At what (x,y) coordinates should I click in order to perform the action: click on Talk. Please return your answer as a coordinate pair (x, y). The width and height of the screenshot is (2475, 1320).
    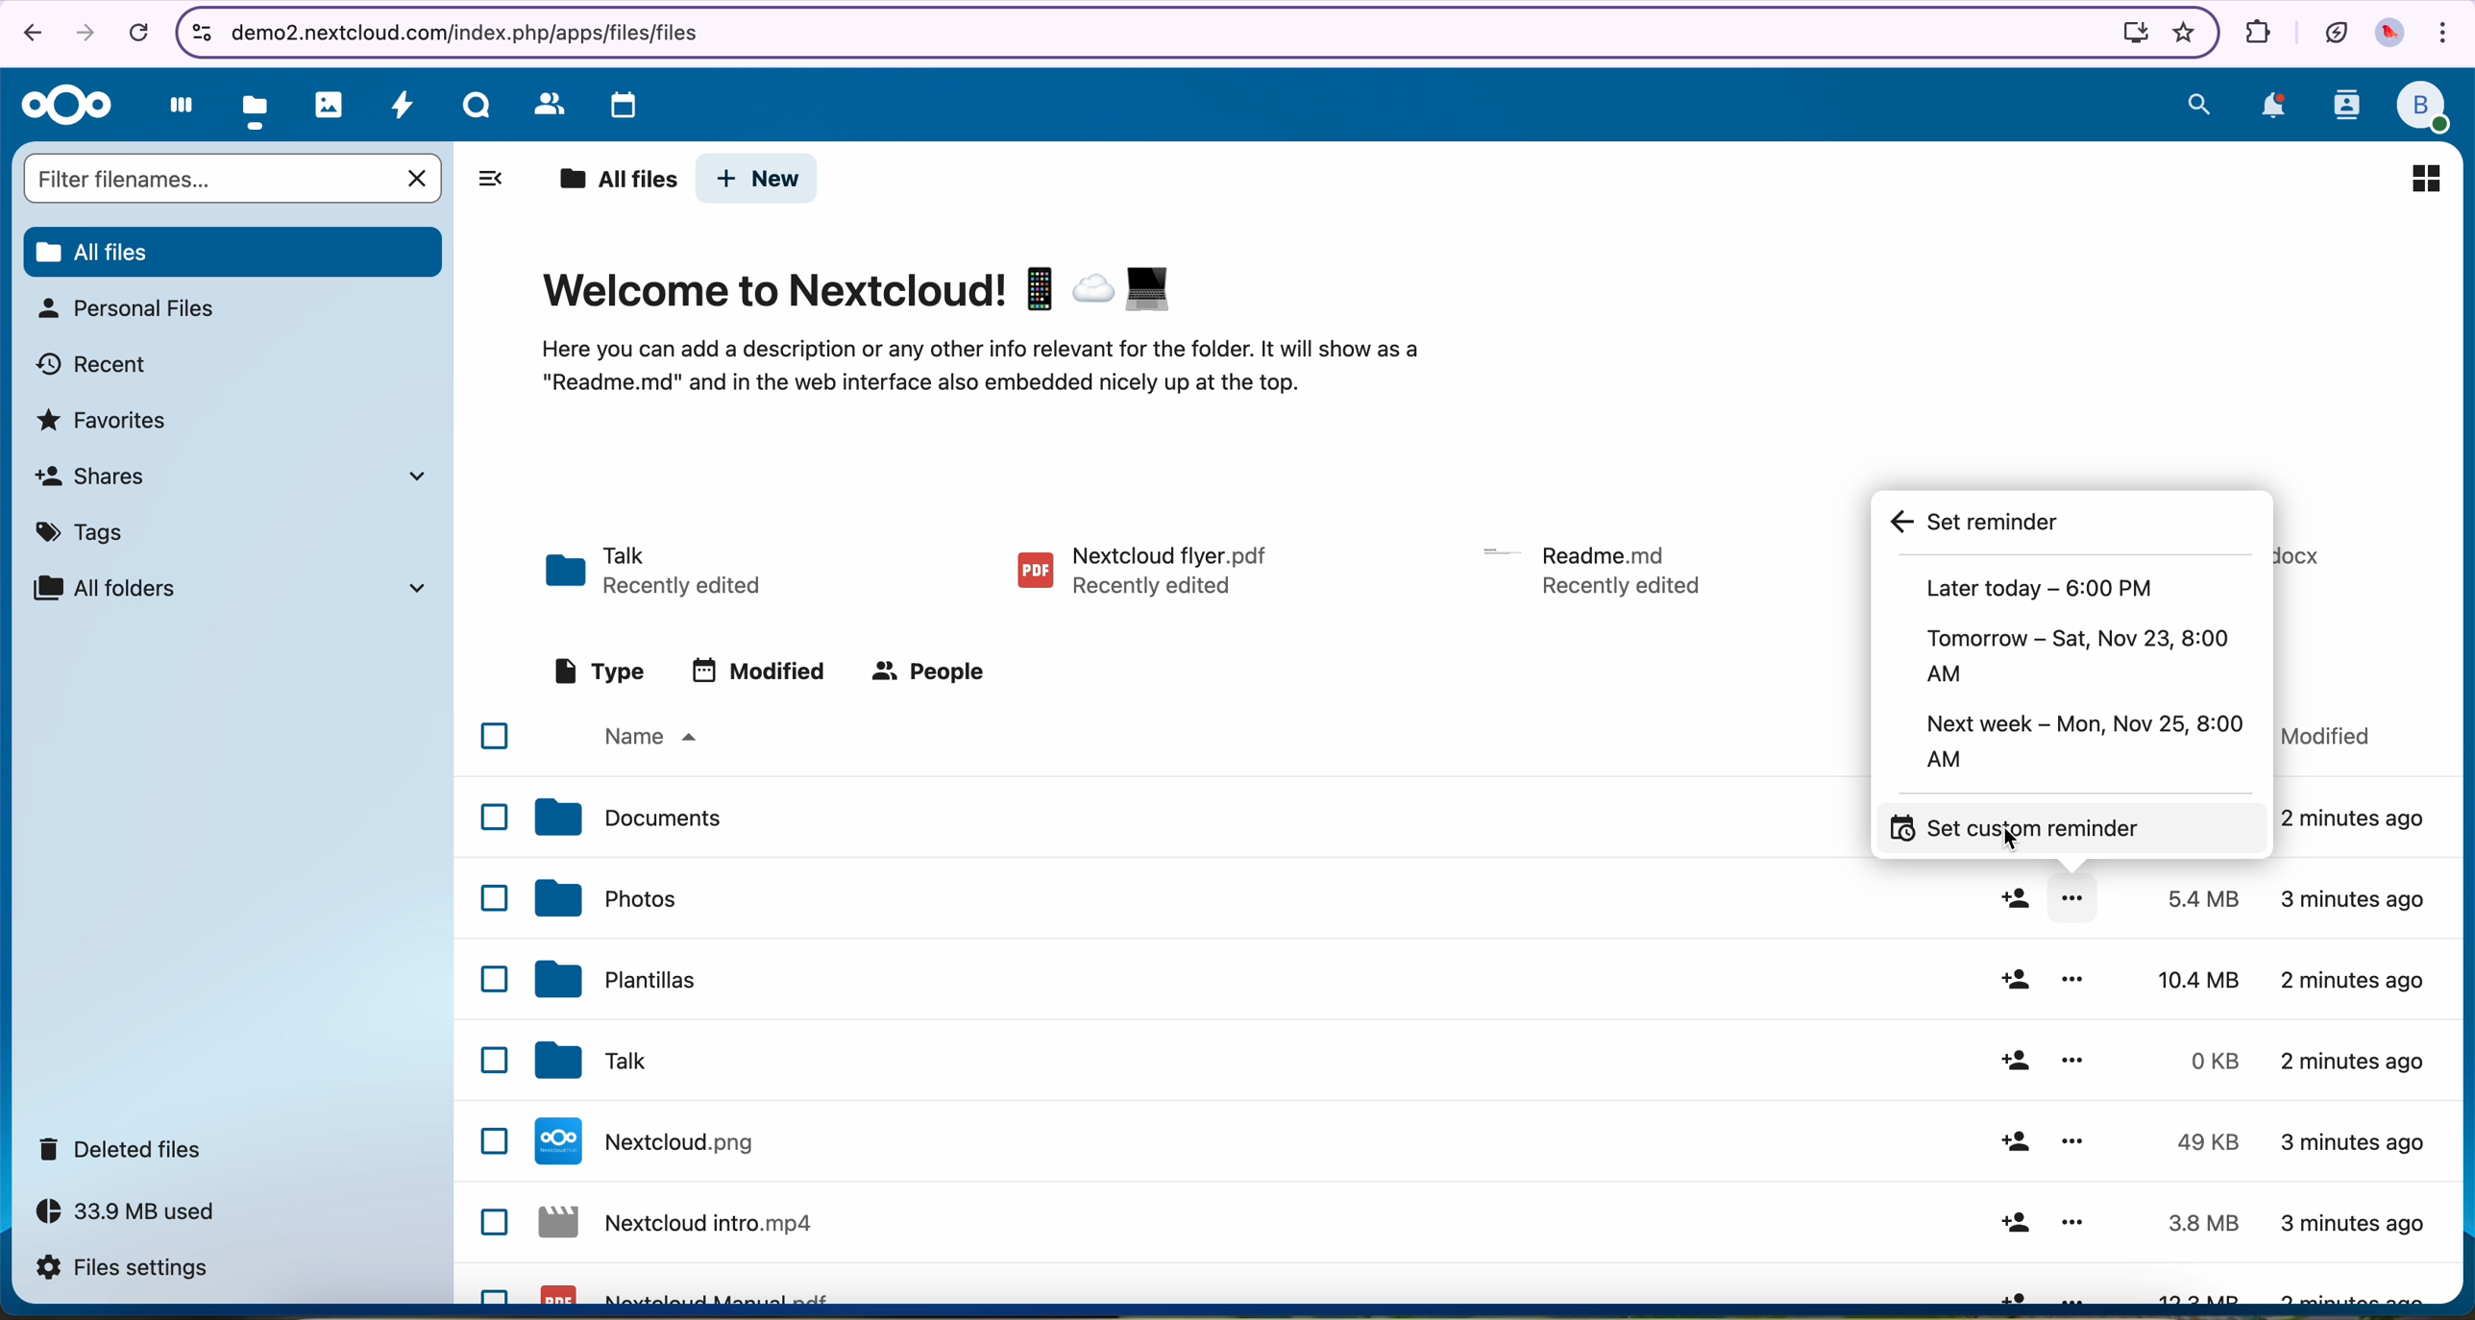
    Looking at the image, I should click on (478, 103).